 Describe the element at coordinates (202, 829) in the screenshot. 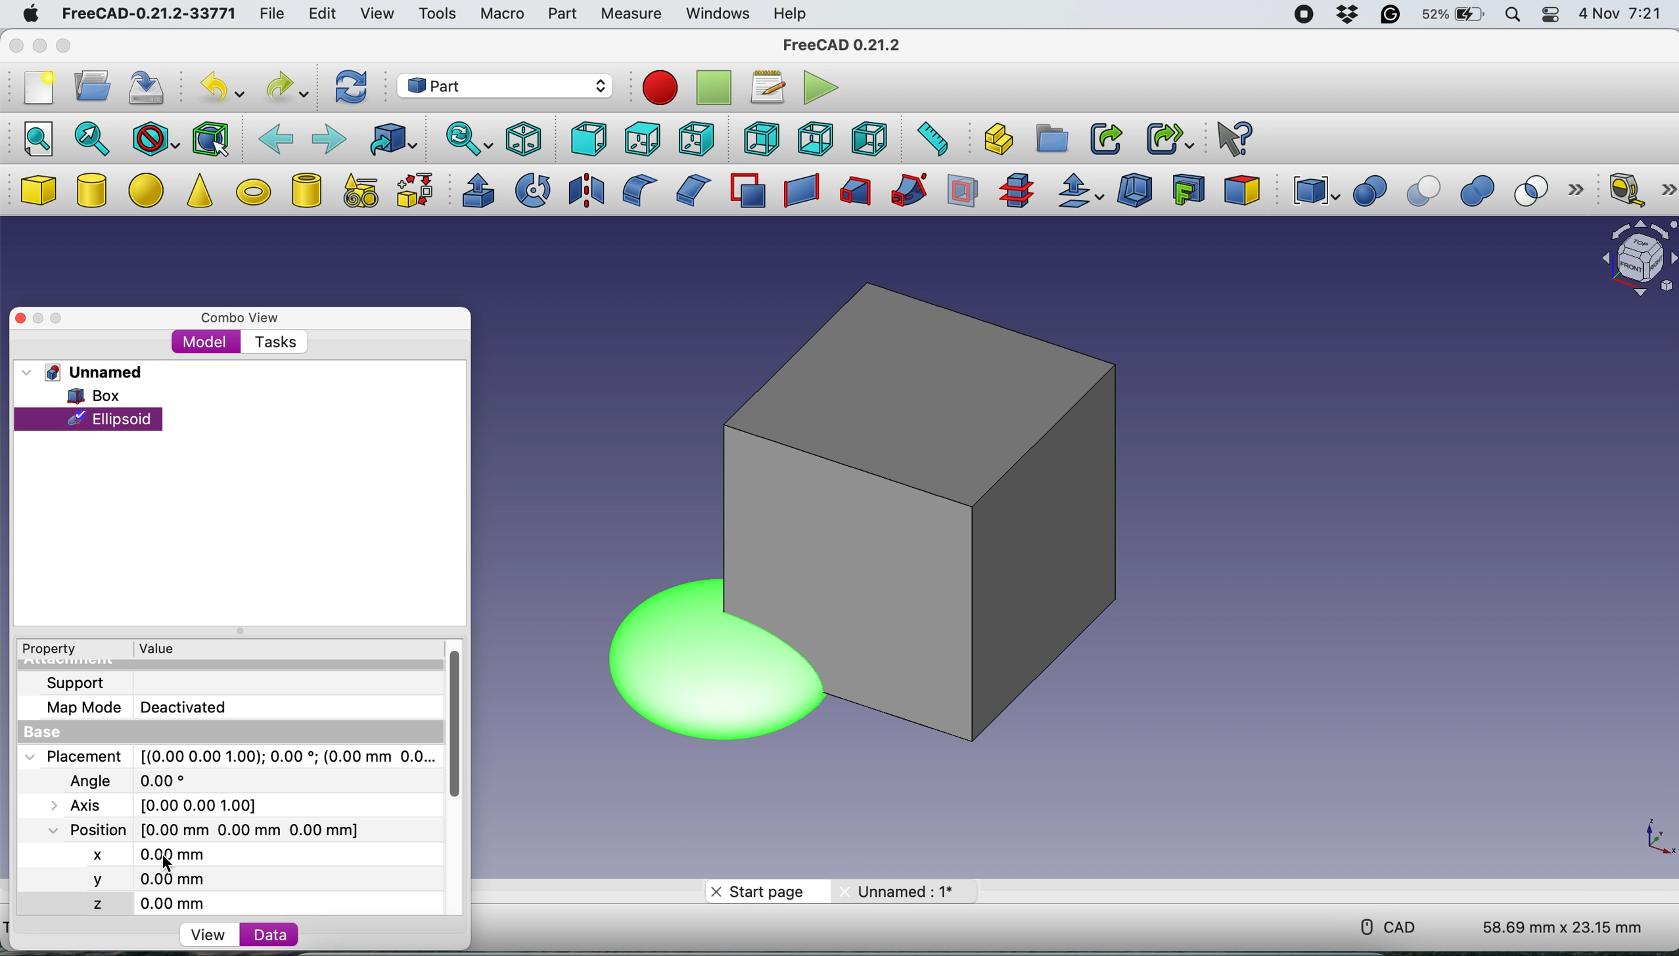

I see `Position [0.00 mm 0.00 mm 0.00 mm]` at that location.